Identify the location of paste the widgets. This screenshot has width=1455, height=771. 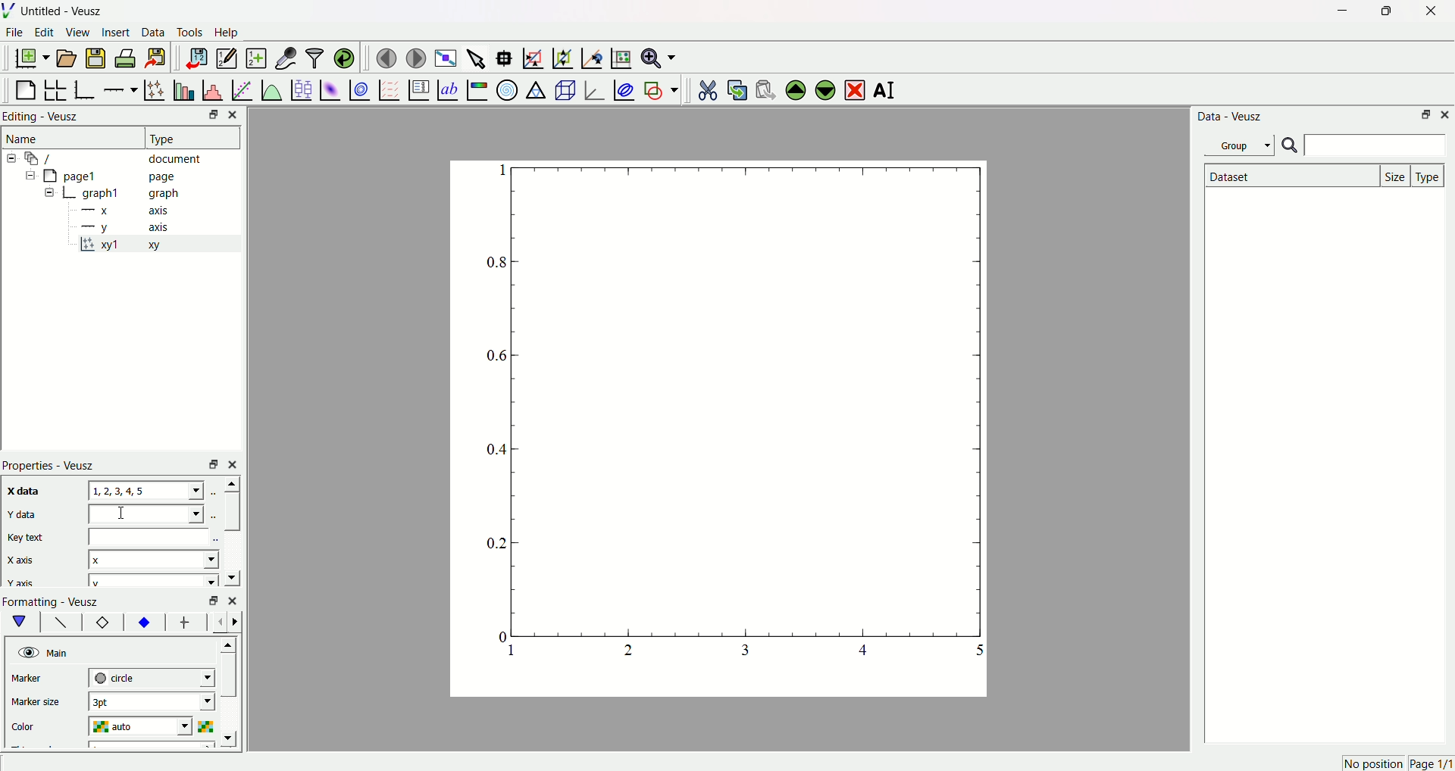
(766, 88).